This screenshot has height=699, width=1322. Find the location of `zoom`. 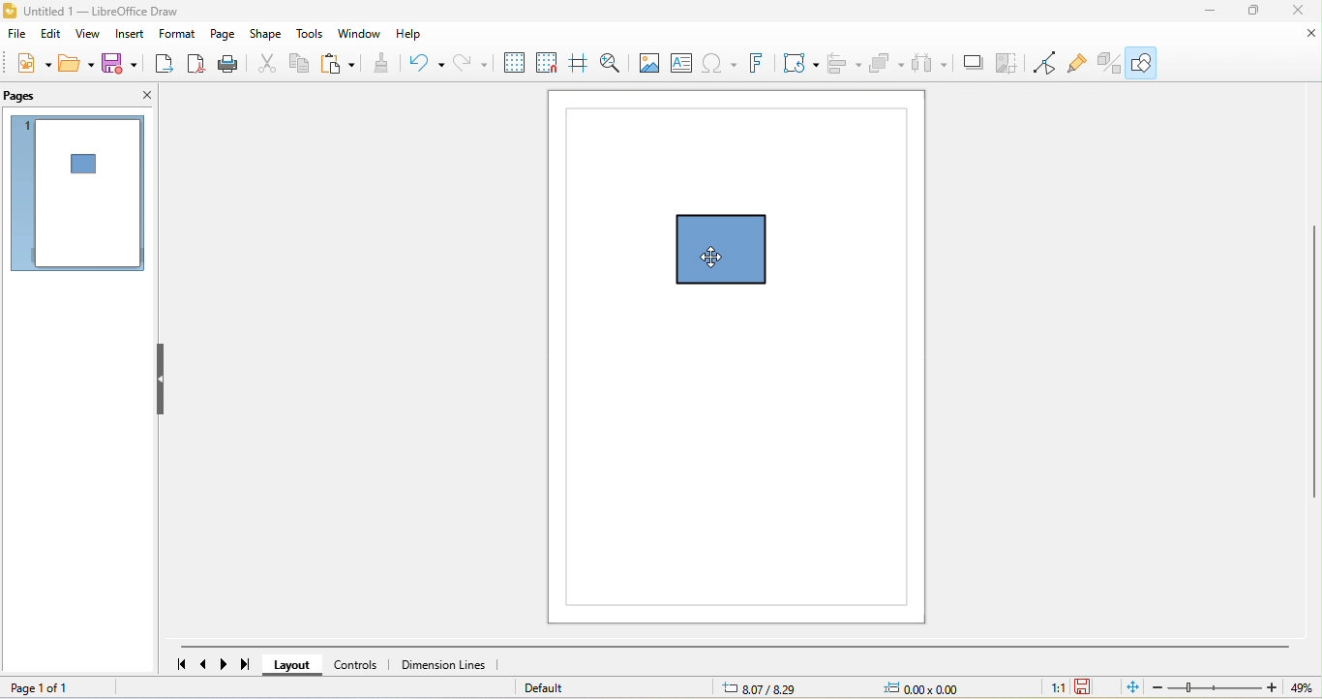

zoom is located at coordinates (1233, 688).